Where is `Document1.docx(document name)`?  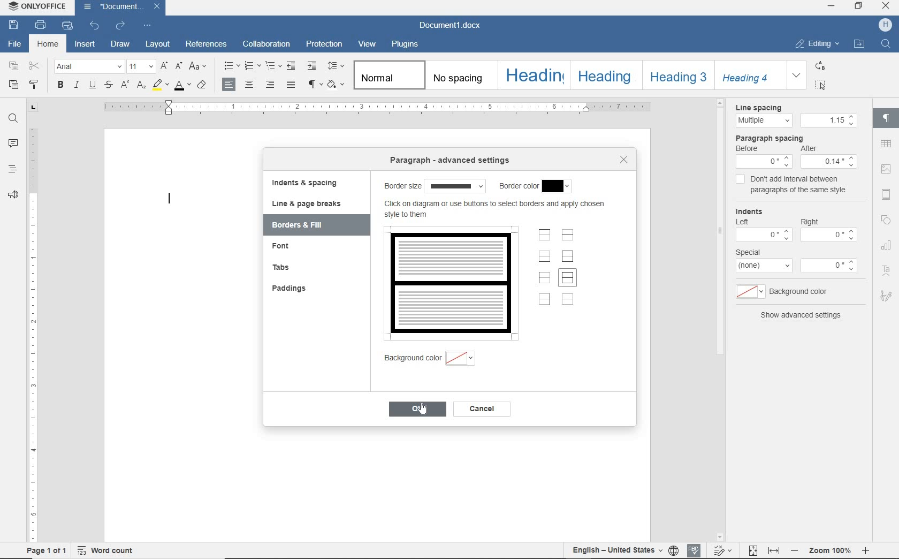 Document1.docx(document name) is located at coordinates (454, 26).